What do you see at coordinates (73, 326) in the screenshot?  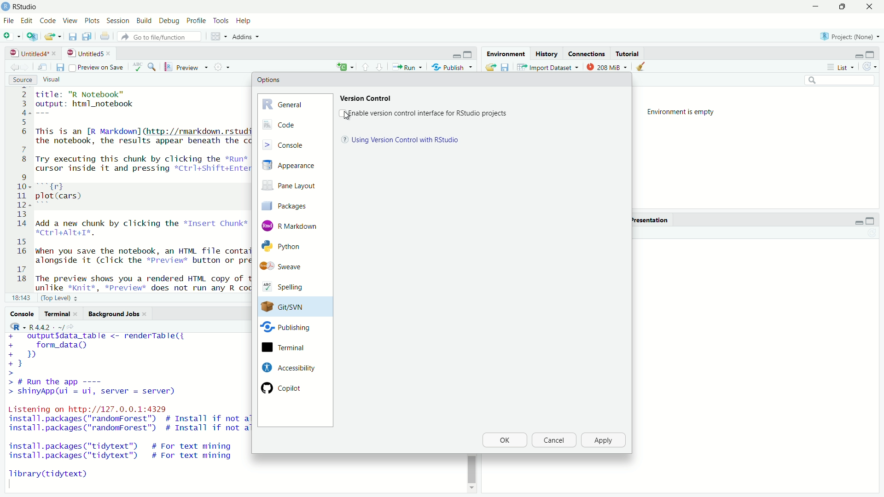 I see `view current working directory` at bounding box center [73, 326].